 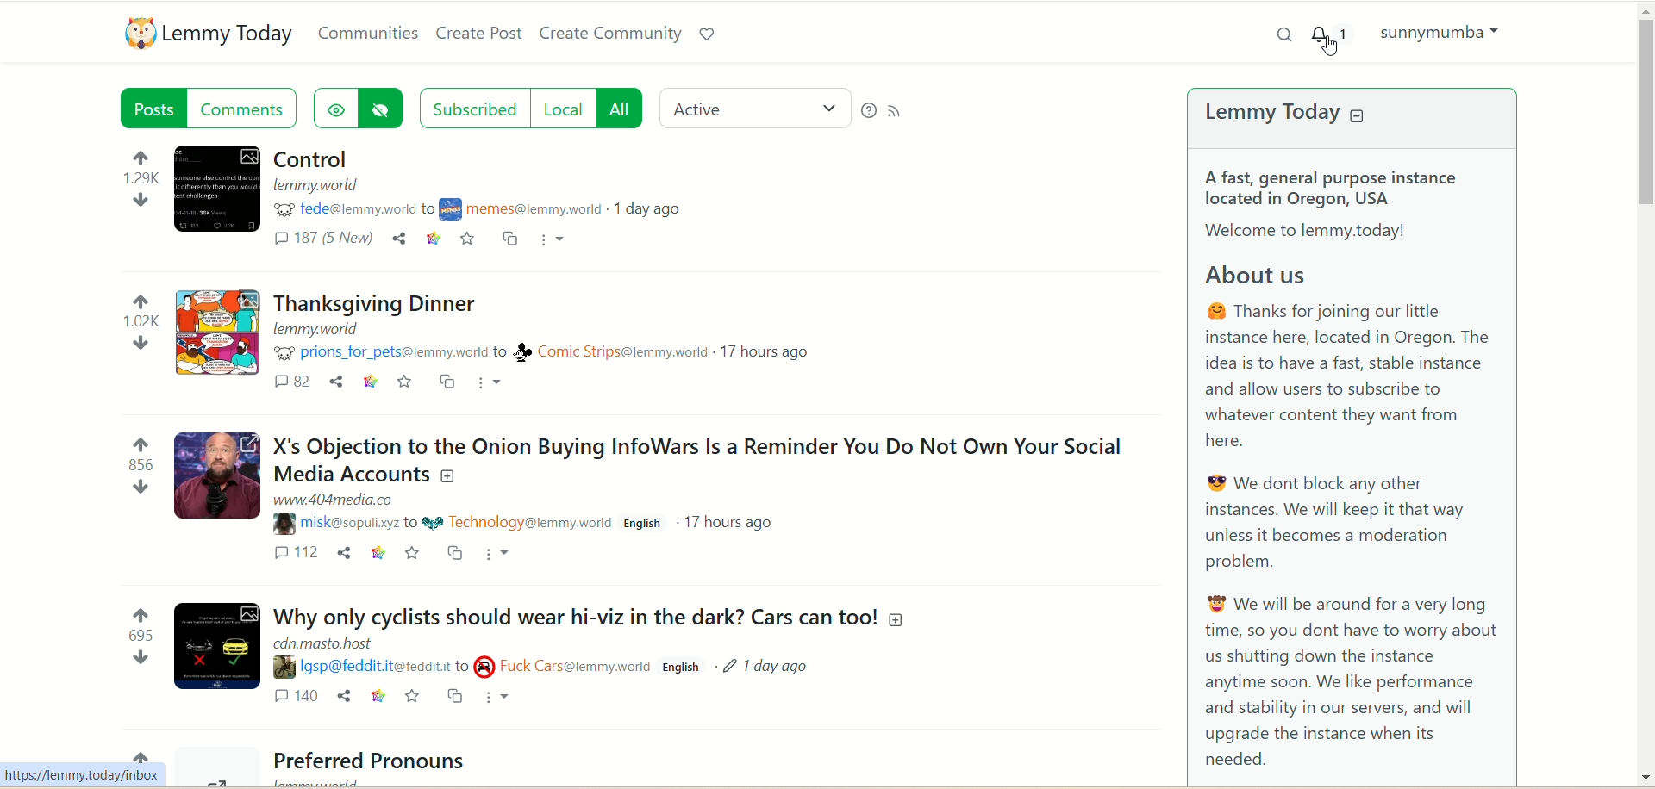 I want to click on vertical scroll bar, so click(x=1645, y=394).